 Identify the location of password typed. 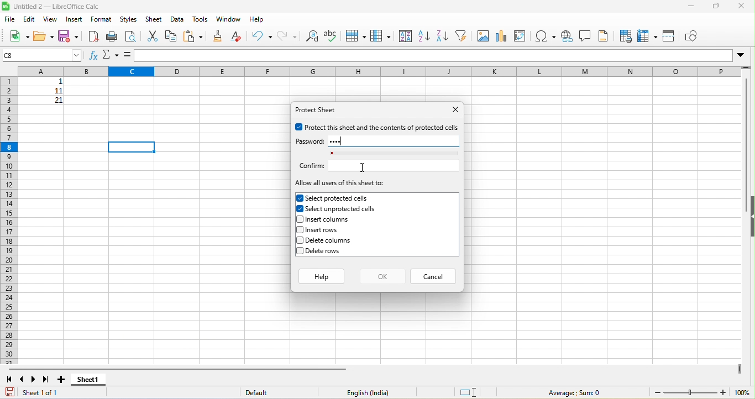
(338, 141).